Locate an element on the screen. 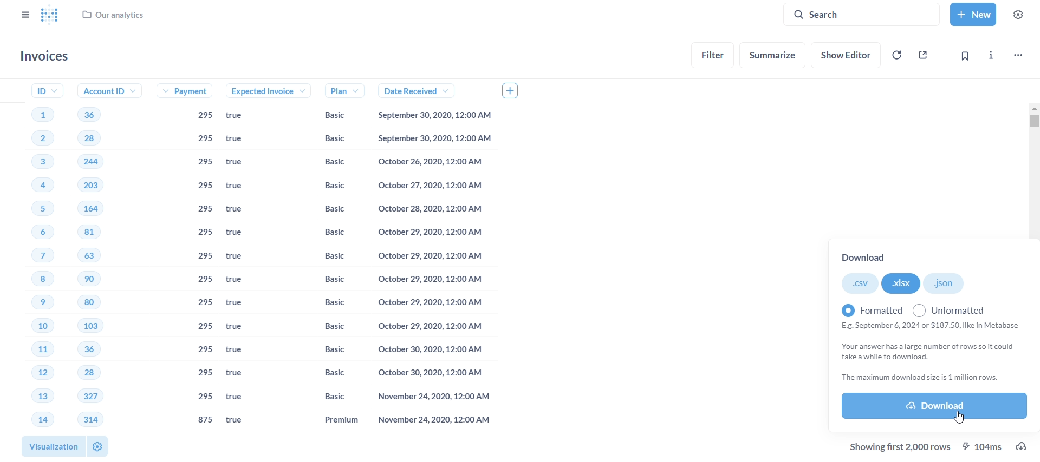 The image size is (1040, 462). account ID is located at coordinates (106, 91).